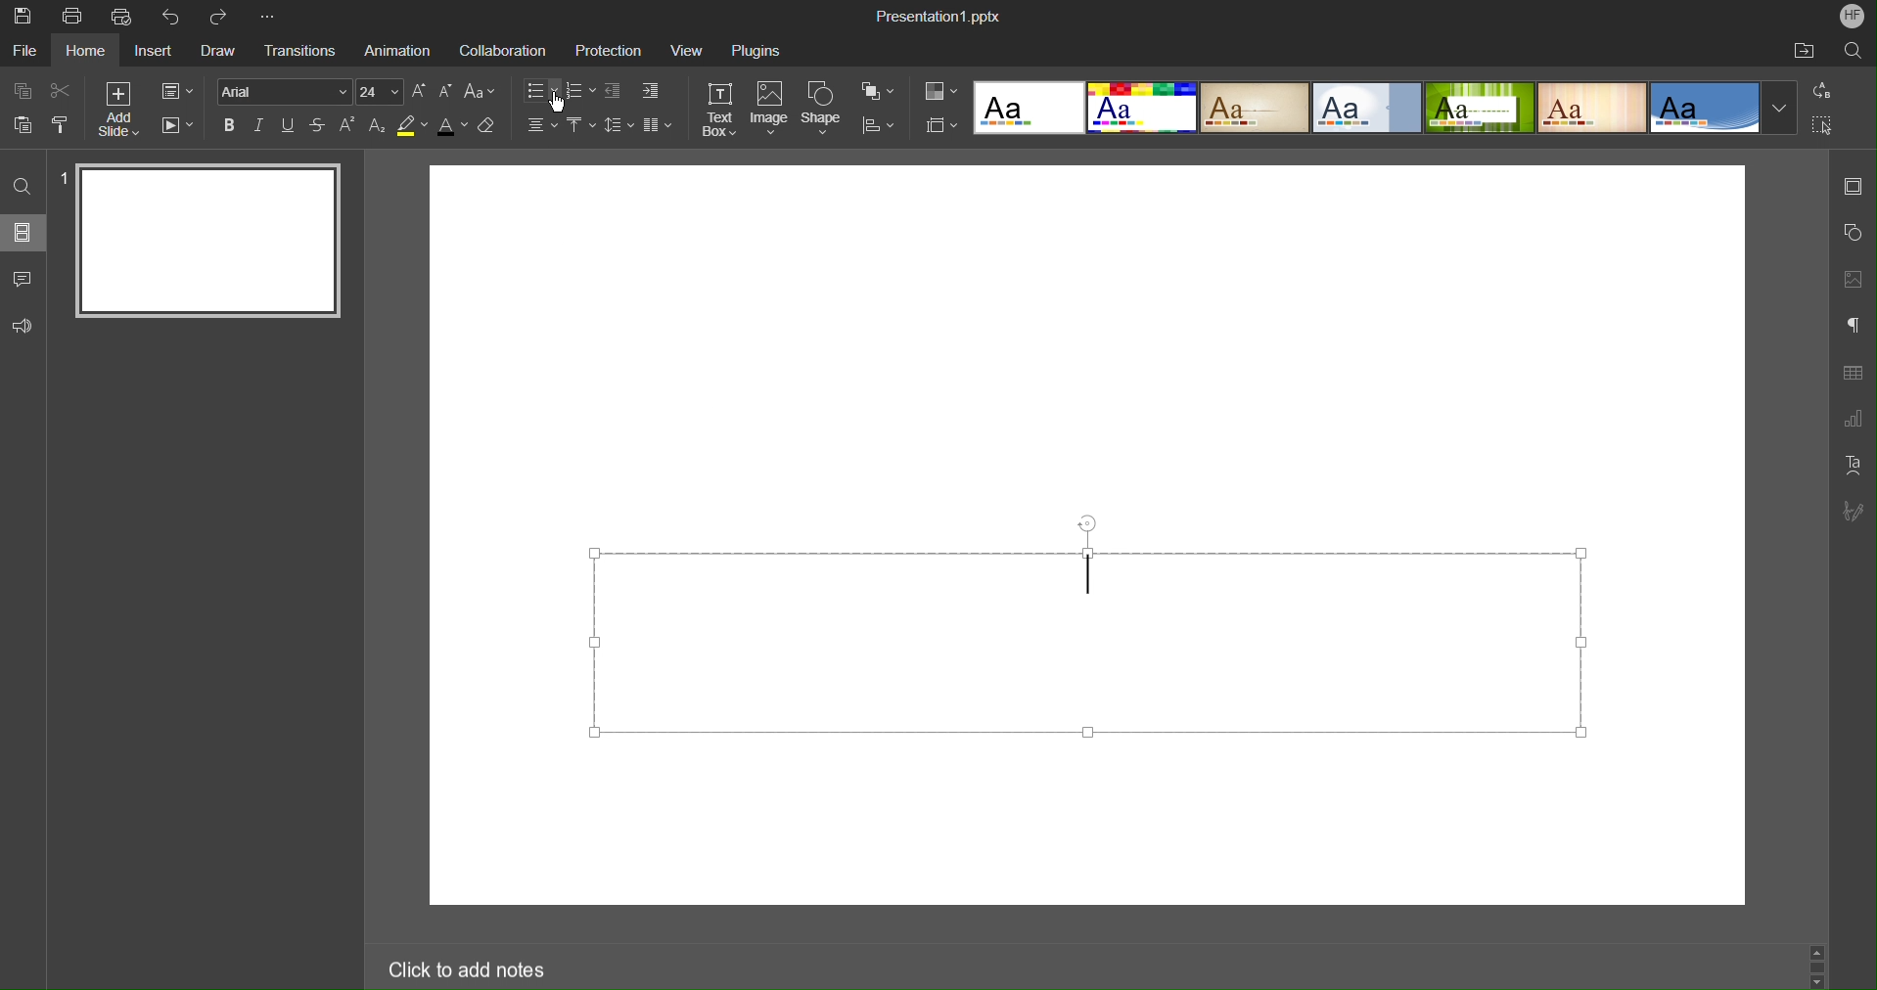 Image resolution: width=1877 pixels, height=990 pixels. Describe the element at coordinates (1816, 950) in the screenshot. I see `scroll up` at that location.